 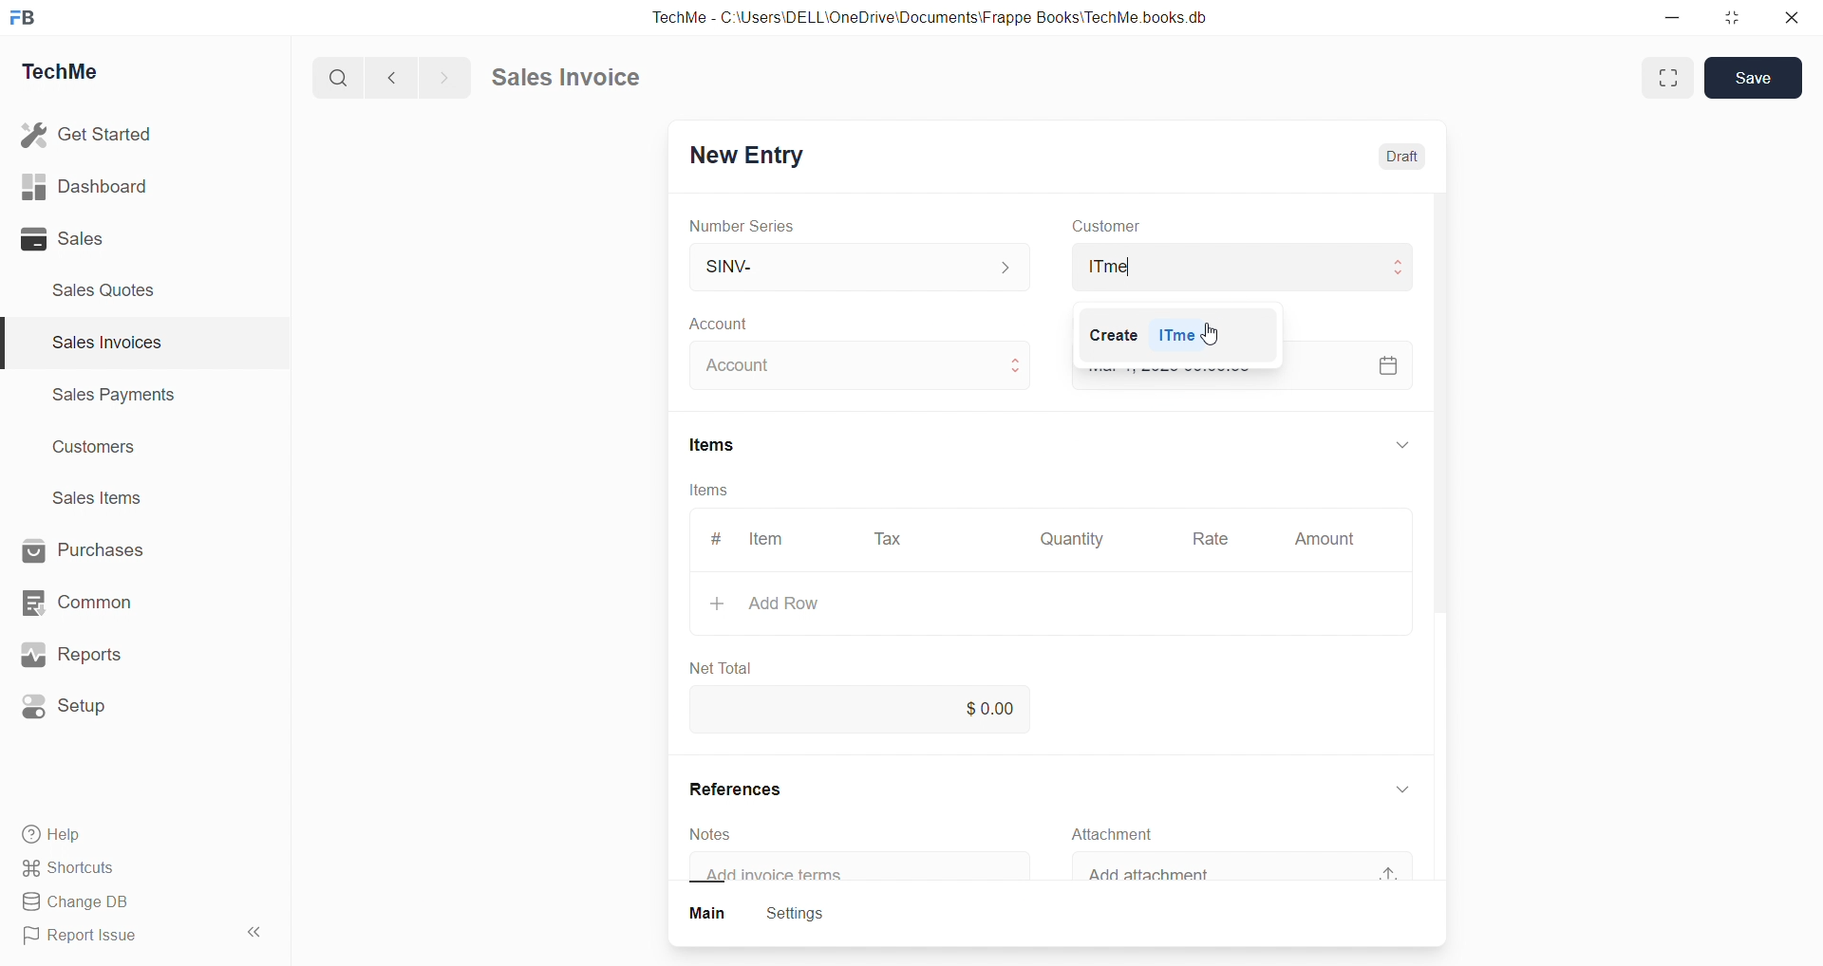 I want to click on Draft, so click(x=1409, y=158).